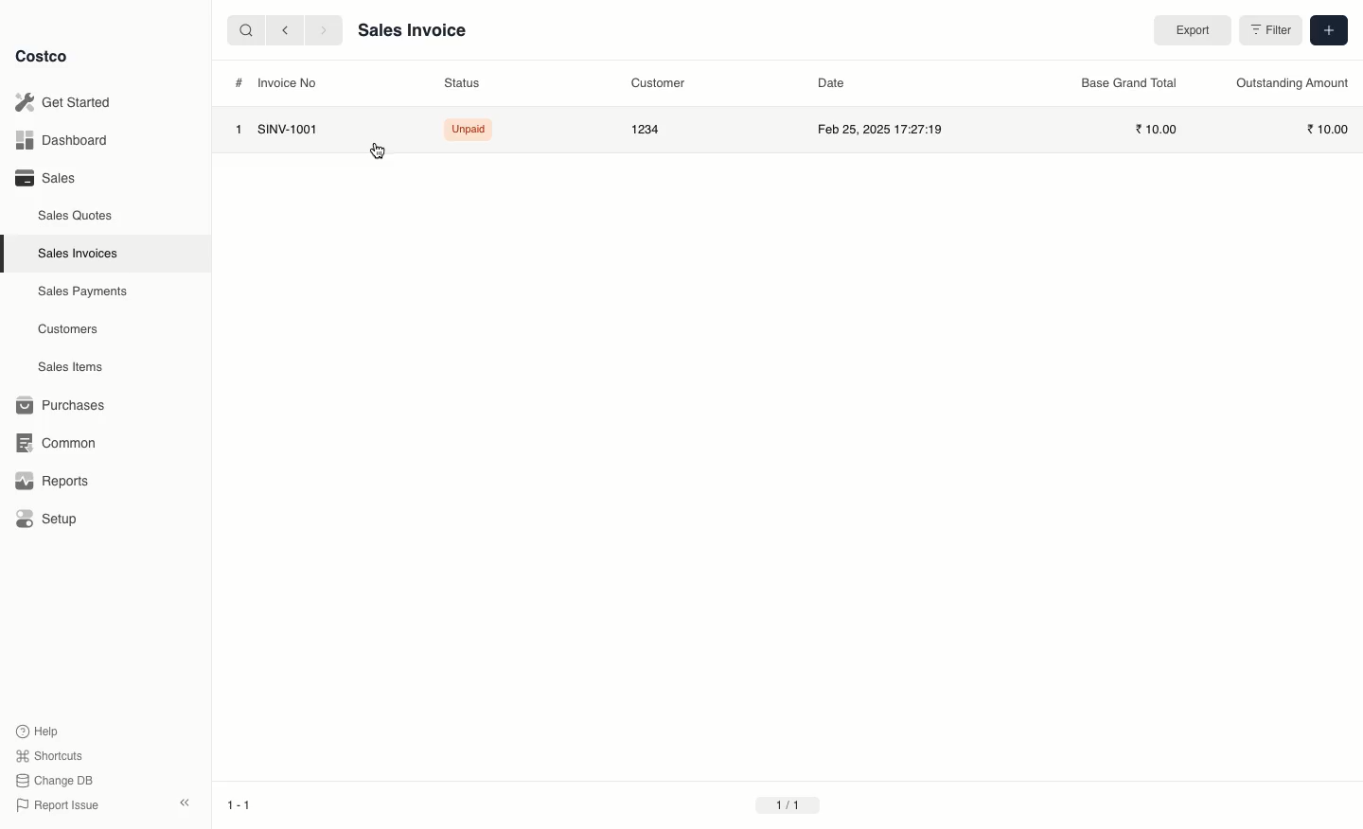 This screenshot has width=1363, height=829. Describe the element at coordinates (60, 805) in the screenshot. I see `Report Issue` at that location.